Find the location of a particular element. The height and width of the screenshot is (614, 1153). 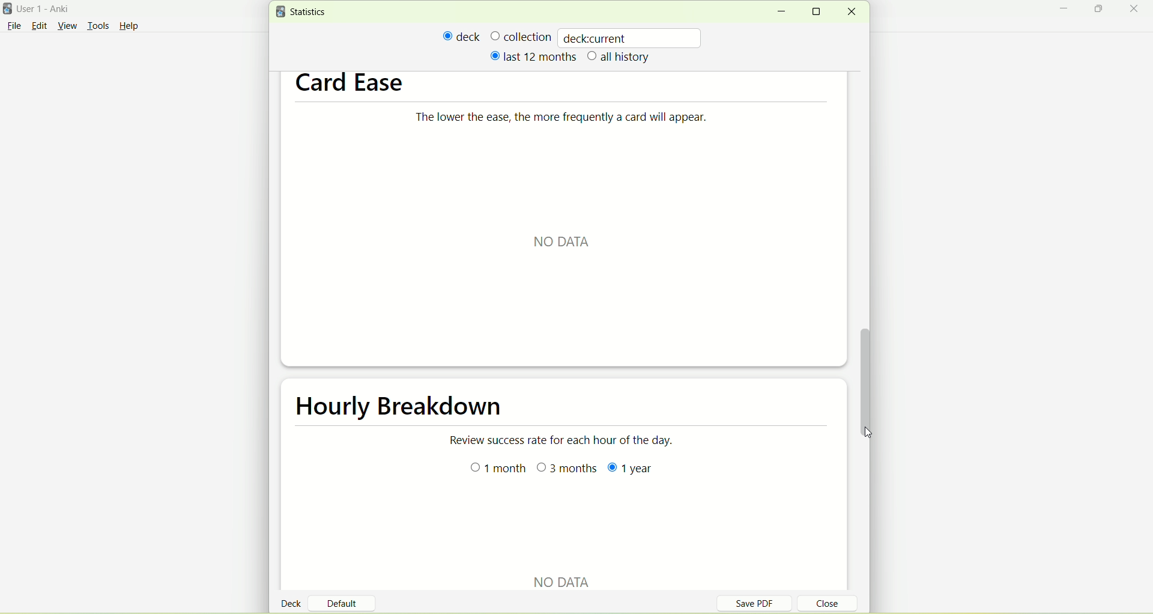

deckcurrent is located at coordinates (631, 37).